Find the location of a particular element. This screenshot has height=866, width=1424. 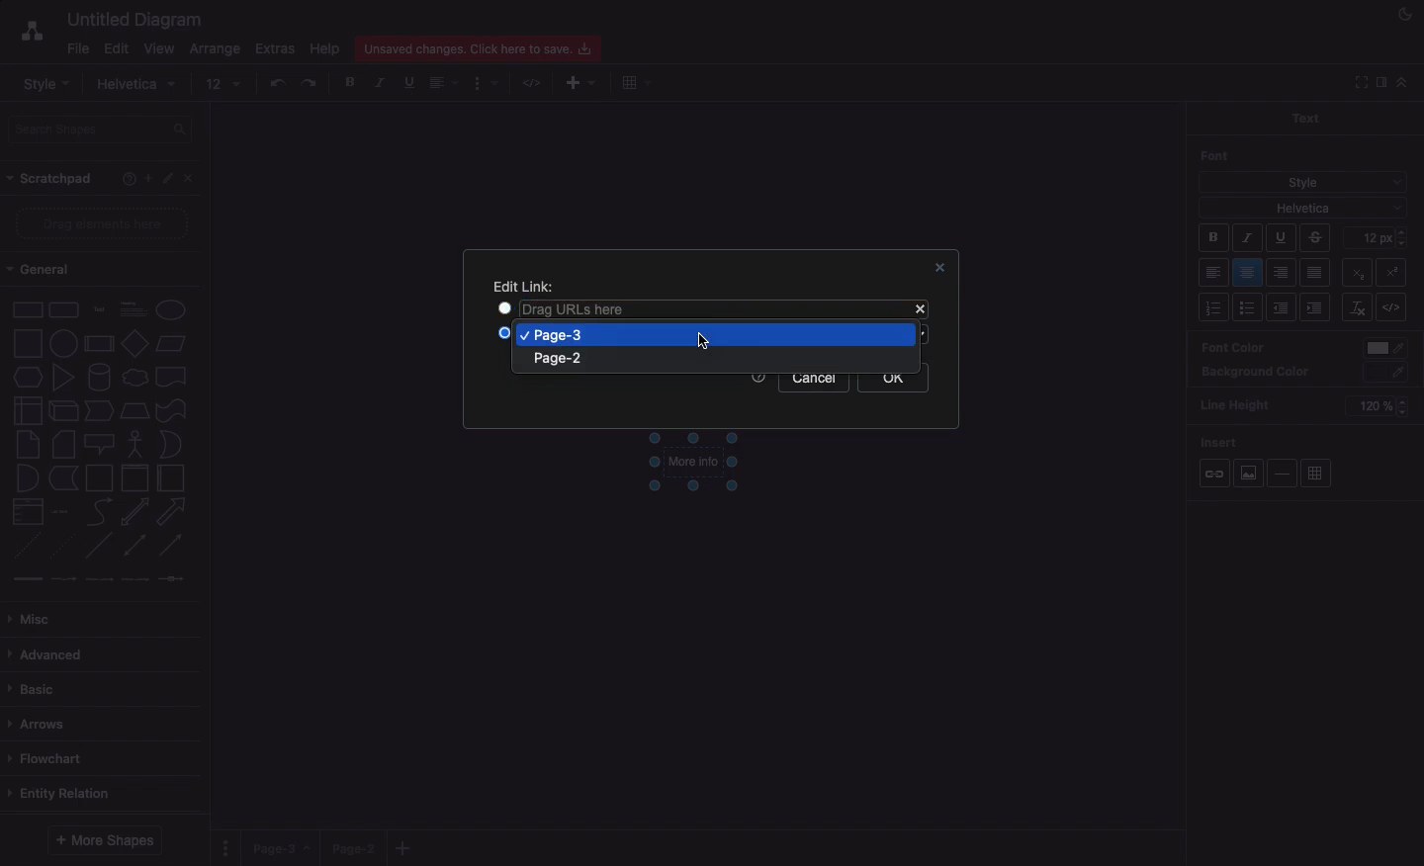

circle is located at coordinates (63, 343).